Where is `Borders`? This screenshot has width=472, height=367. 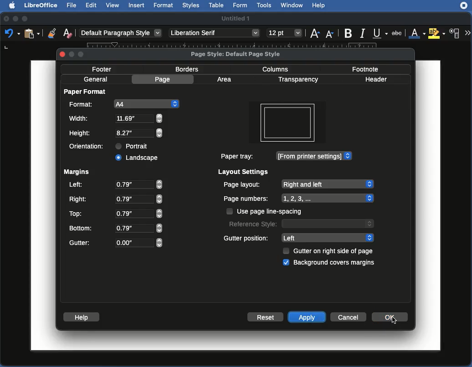 Borders is located at coordinates (190, 70).